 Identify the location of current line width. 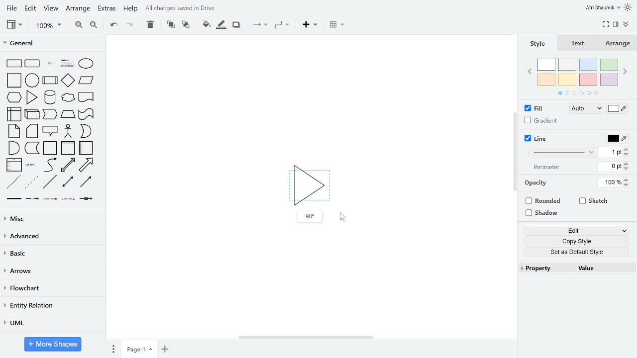
(610, 153).